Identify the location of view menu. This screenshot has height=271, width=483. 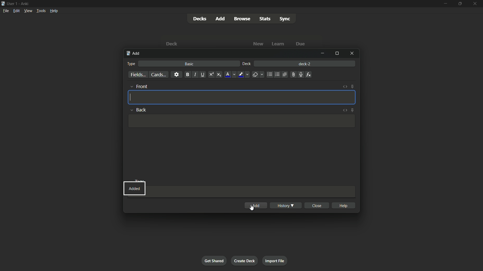
(28, 11).